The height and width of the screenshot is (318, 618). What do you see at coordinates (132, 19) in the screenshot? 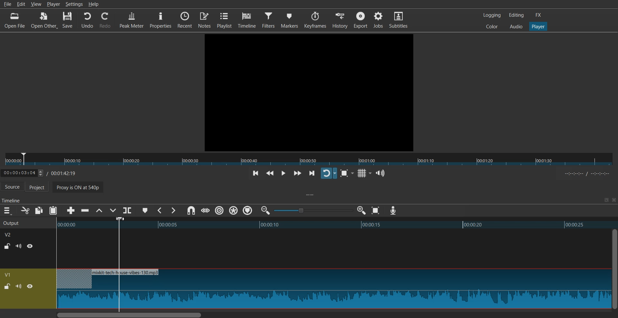
I see `Peak Meter` at bounding box center [132, 19].